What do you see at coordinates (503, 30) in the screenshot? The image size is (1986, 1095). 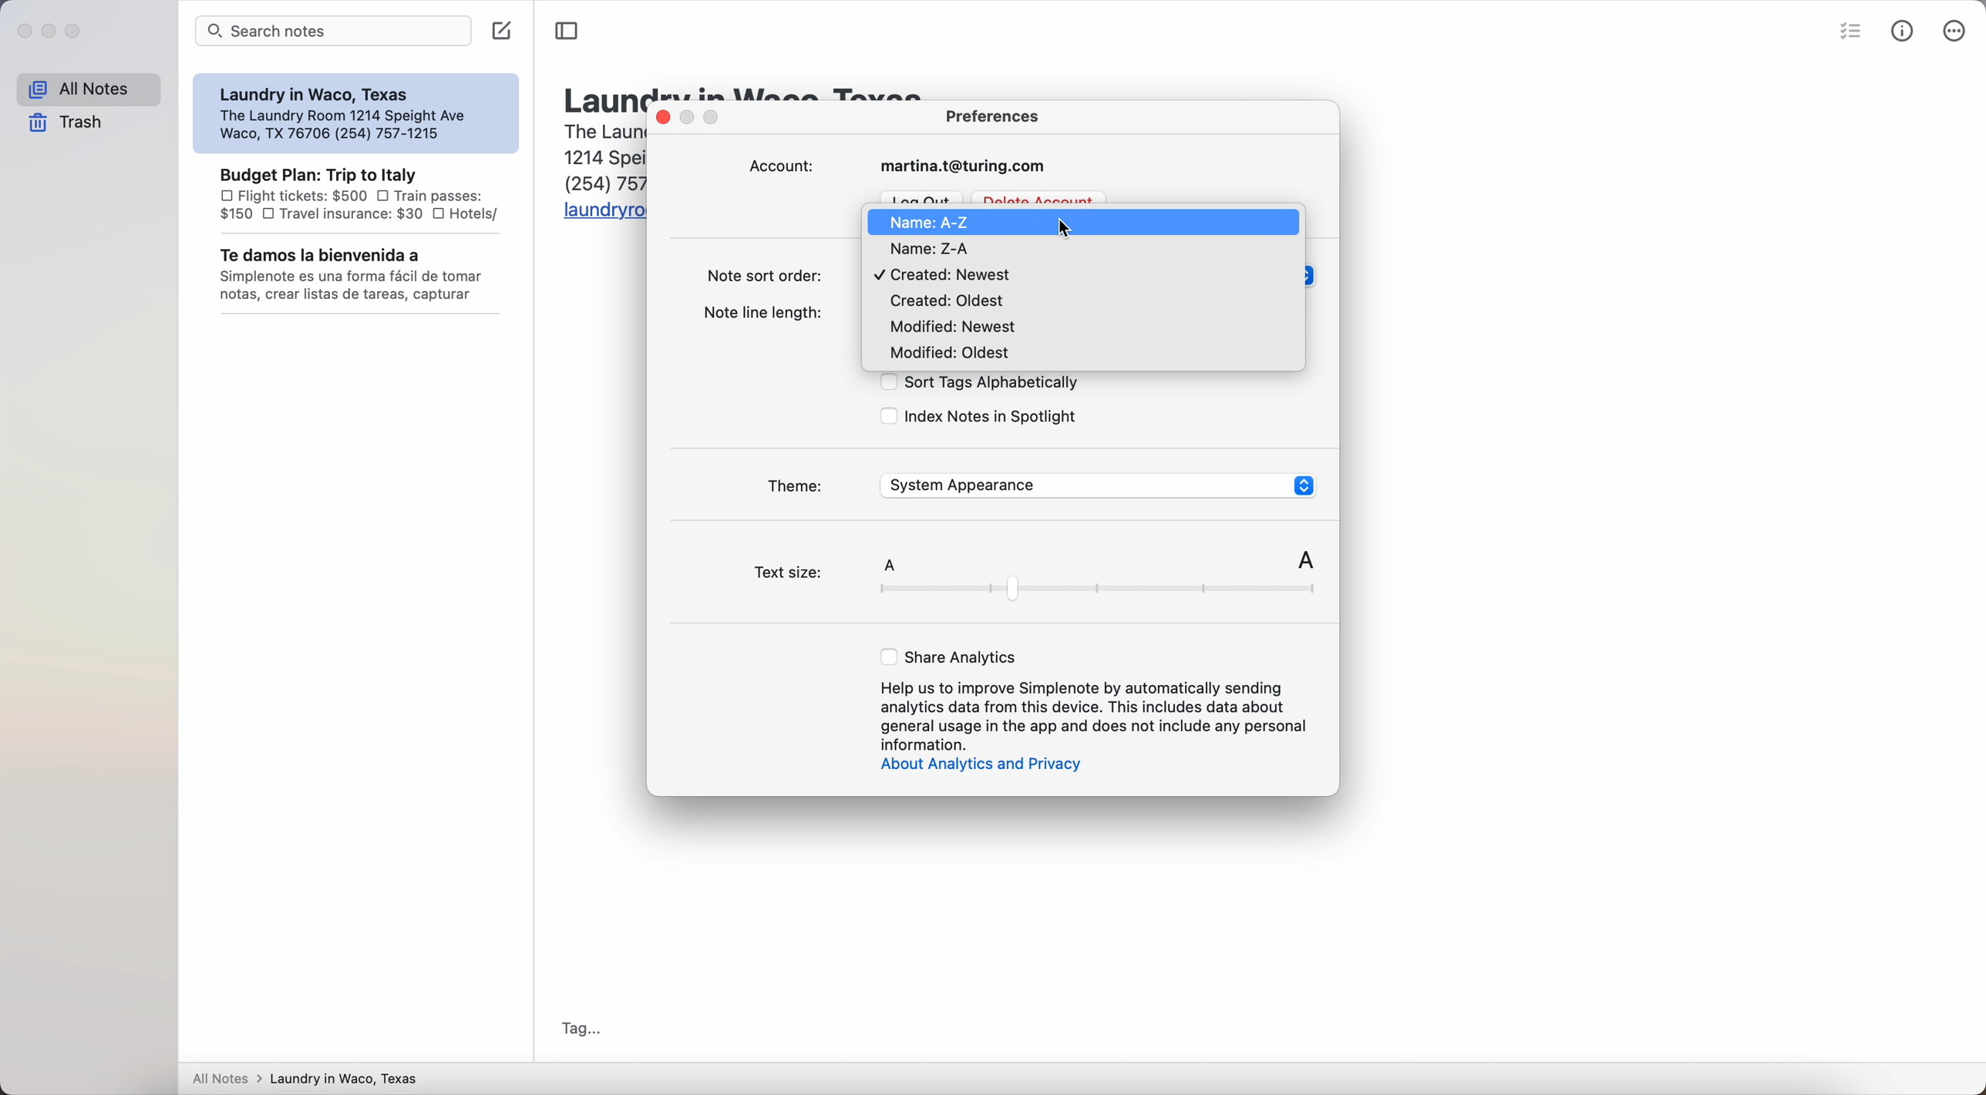 I see `create note` at bounding box center [503, 30].